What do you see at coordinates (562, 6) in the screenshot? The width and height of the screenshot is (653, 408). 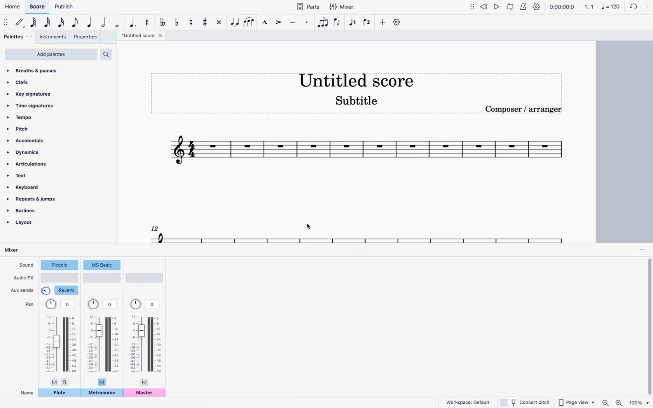 I see `time` at bounding box center [562, 6].